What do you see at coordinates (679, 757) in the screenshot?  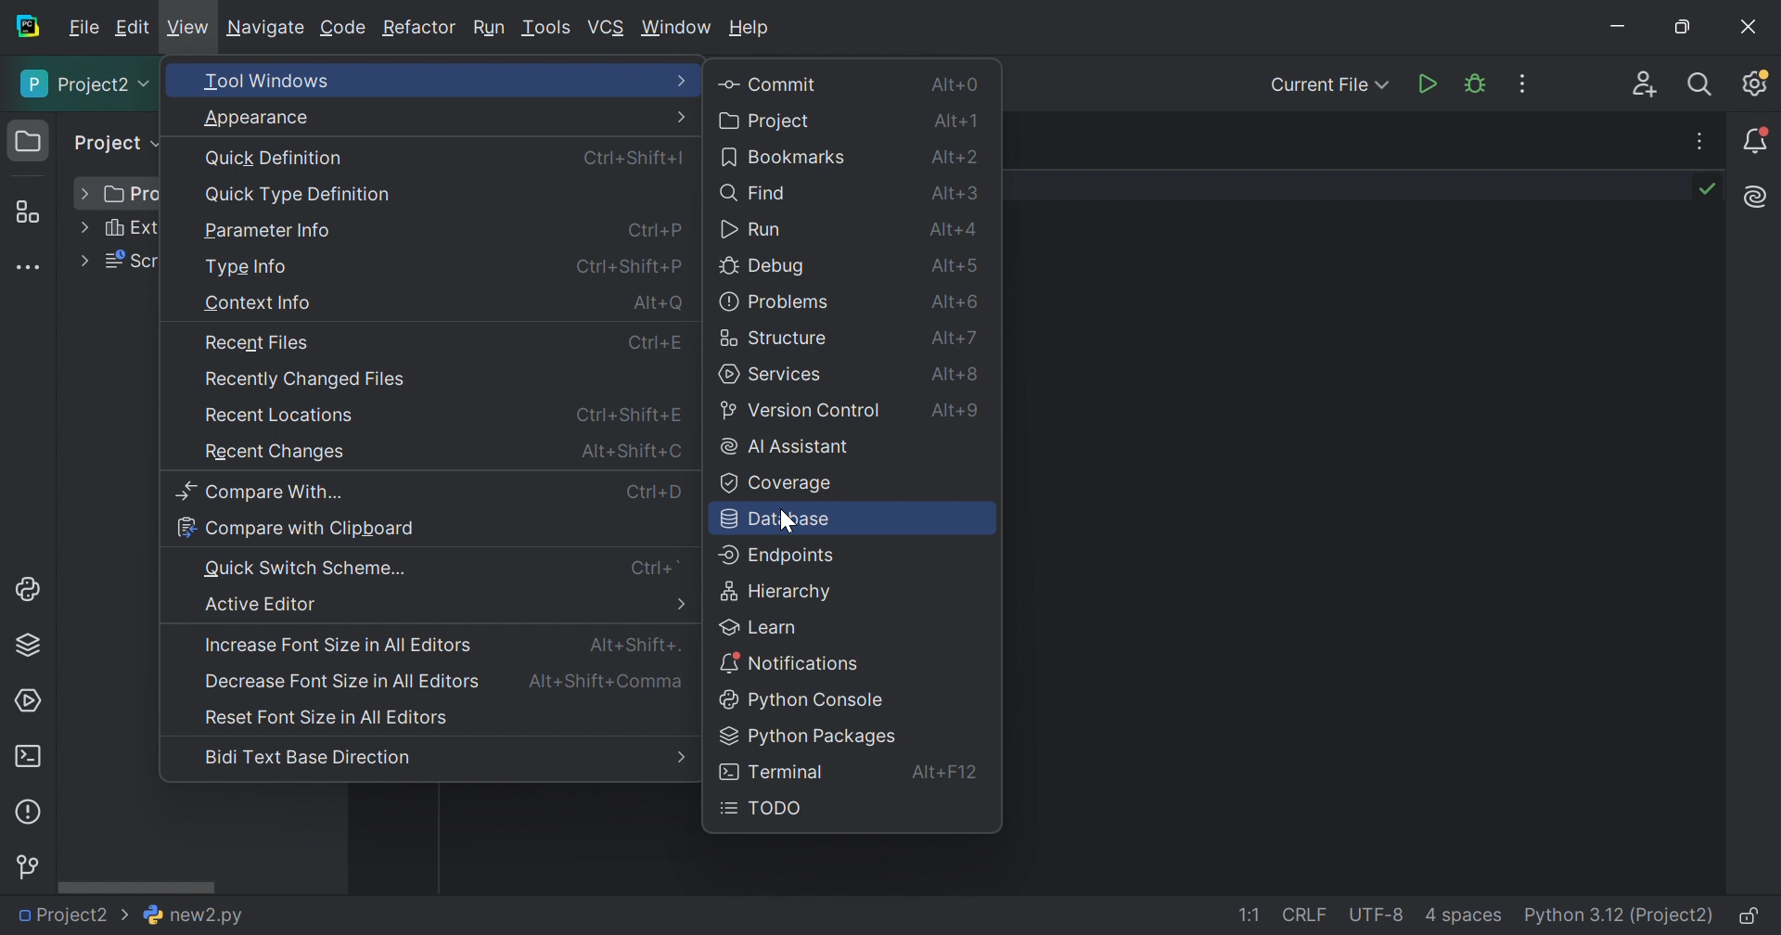 I see `More` at bounding box center [679, 757].